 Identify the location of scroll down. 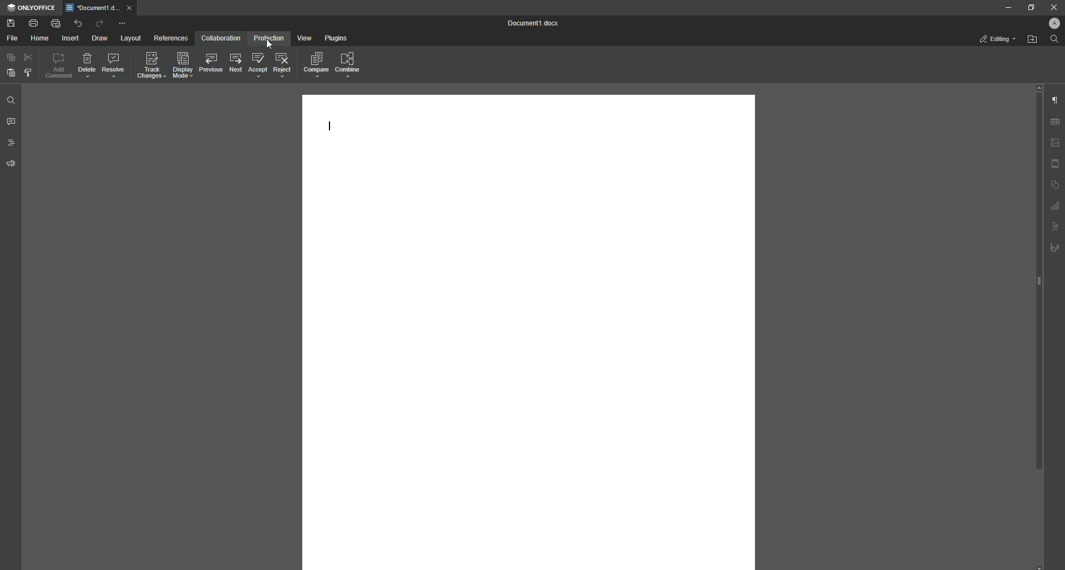
(1038, 566).